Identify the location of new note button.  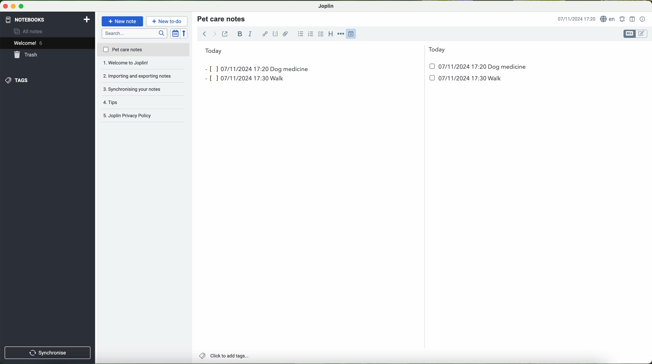
(123, 21).